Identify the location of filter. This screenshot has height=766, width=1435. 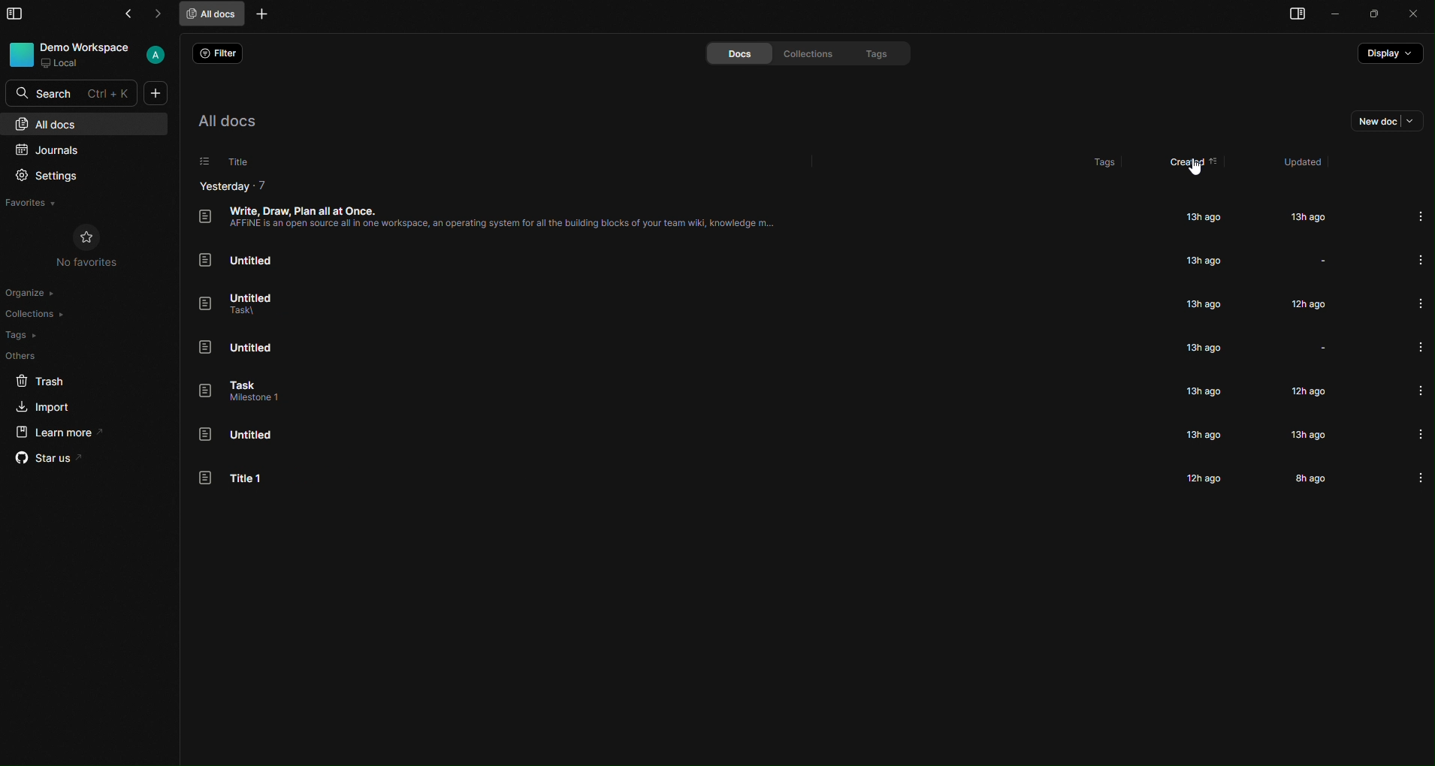
(221, 50).